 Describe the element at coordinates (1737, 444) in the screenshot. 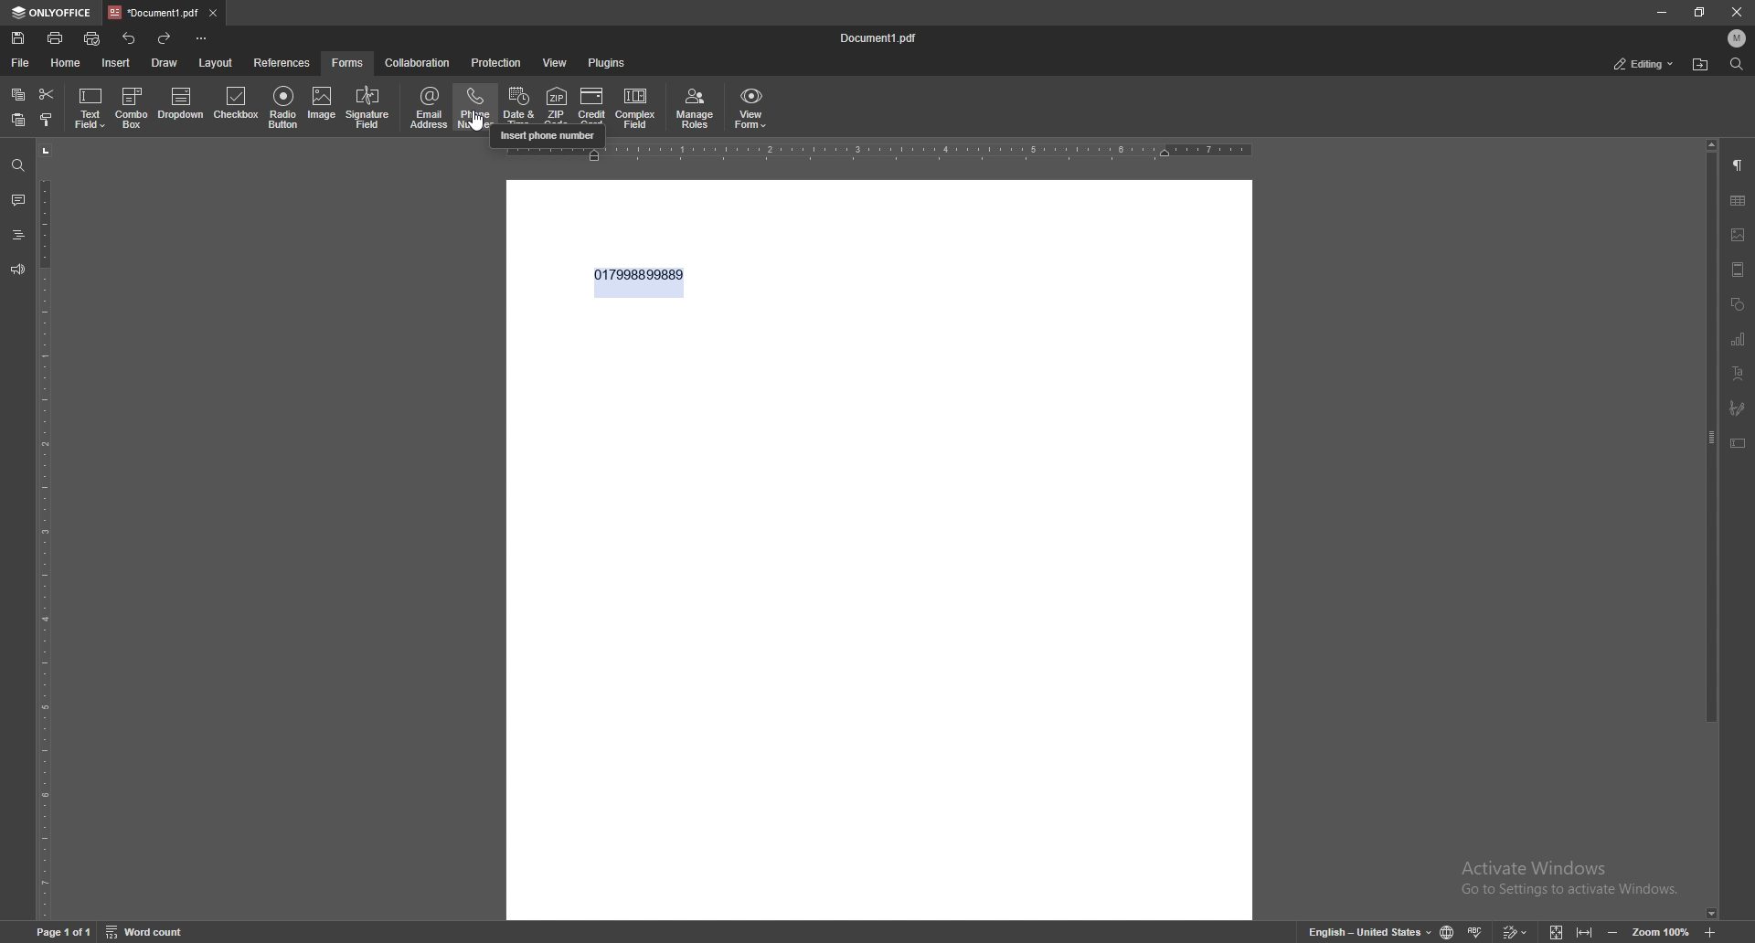

I see `text box` at that location.